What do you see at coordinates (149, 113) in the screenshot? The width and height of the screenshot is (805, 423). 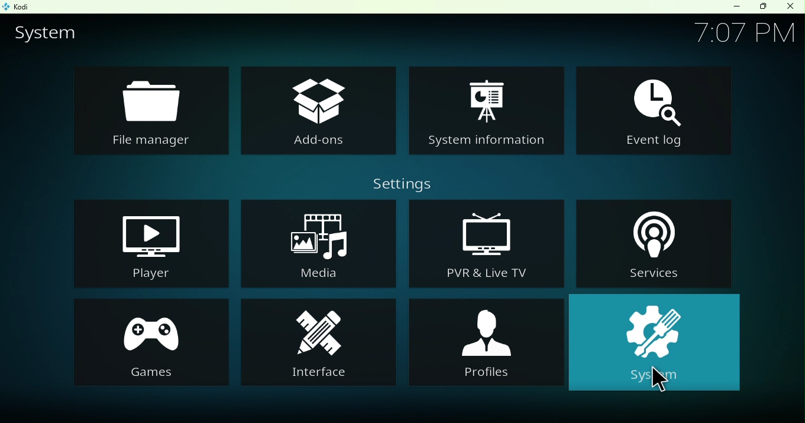 I see `File manager` at bounding box center [149, 113].